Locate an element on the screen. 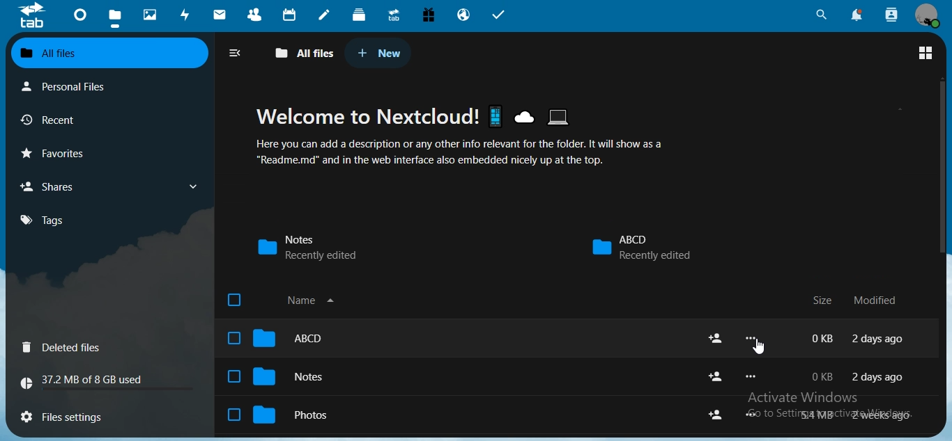 The image size is (952, 441). share is located at coordinates (716, 376).